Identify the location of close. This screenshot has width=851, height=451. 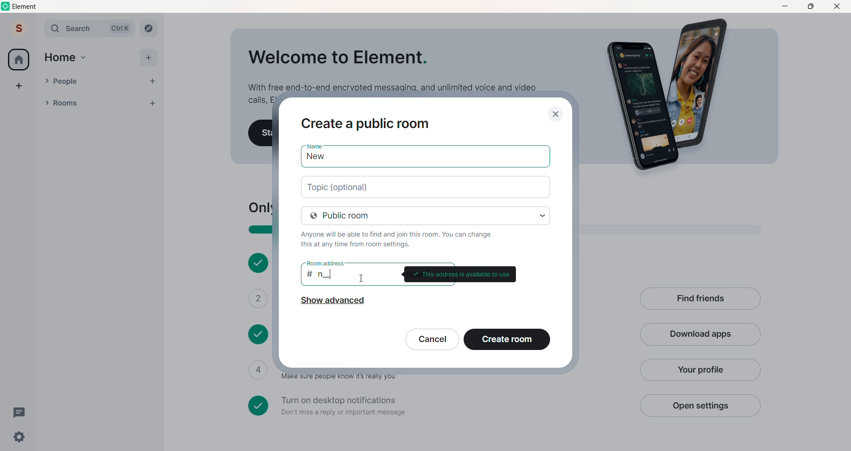
(556, 113).